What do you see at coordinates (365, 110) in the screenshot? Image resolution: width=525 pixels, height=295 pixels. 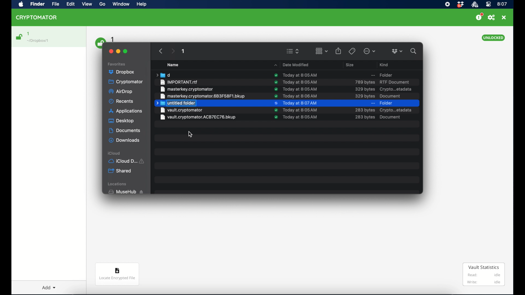 I see `ize` at bounding box center [365, 110].